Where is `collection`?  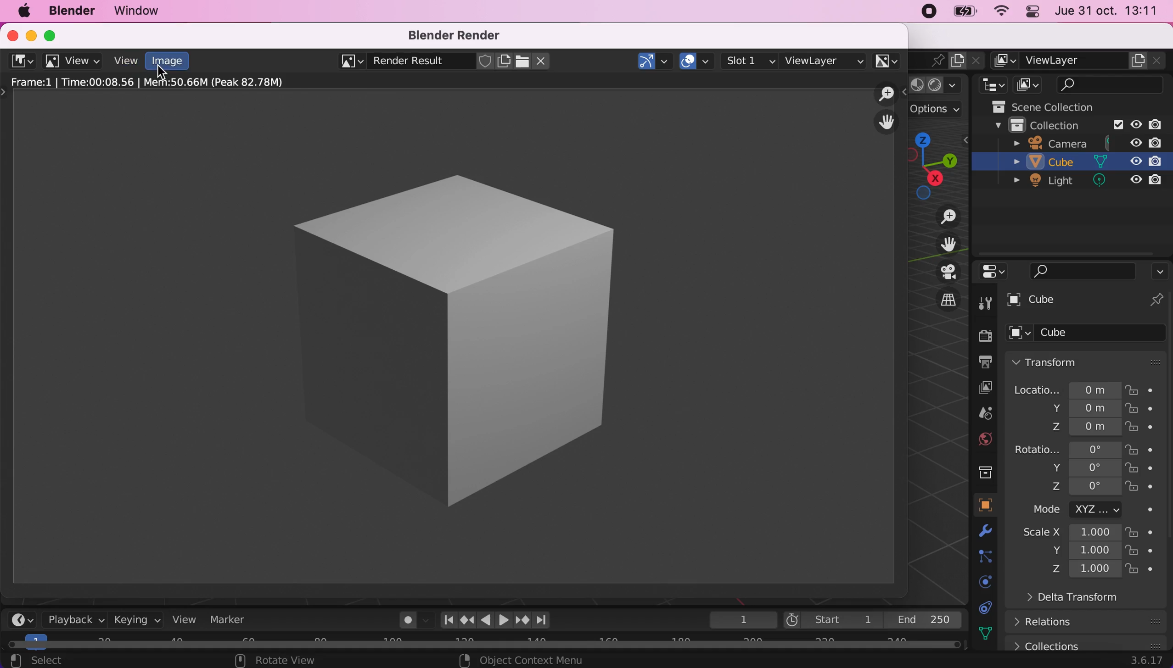
collection is located at coordinates (985, 471).